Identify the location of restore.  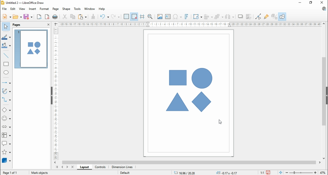
(311, 3).